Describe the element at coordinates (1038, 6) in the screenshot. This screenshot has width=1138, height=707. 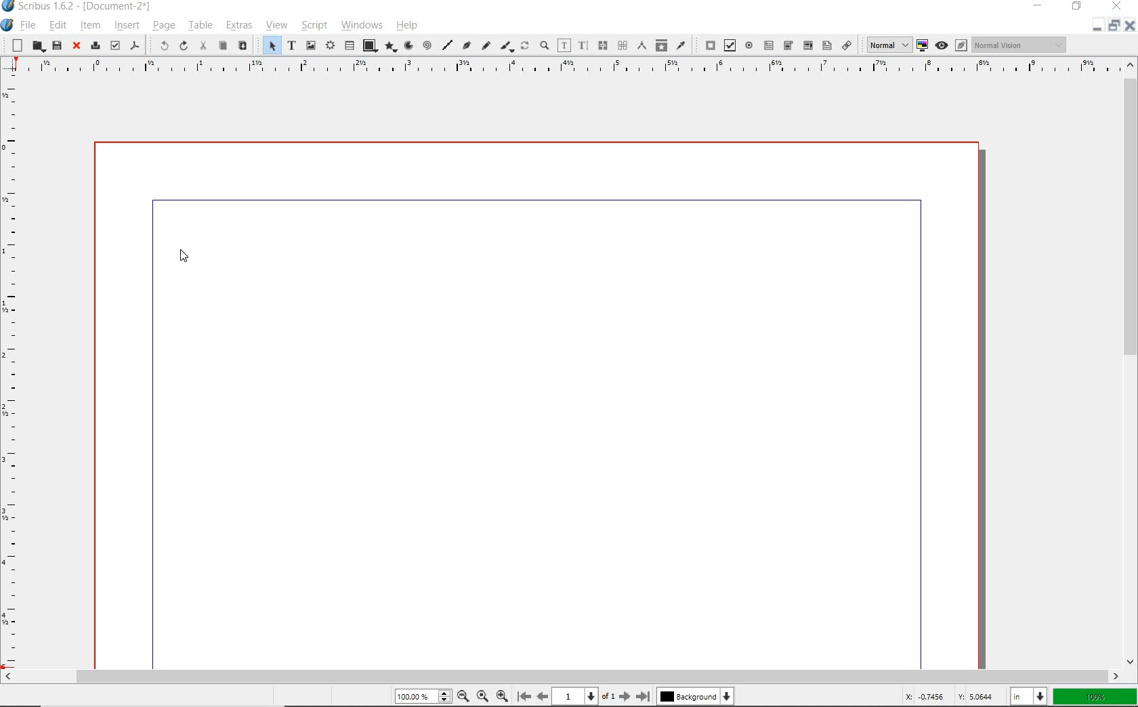
I see `minimize` at that location.